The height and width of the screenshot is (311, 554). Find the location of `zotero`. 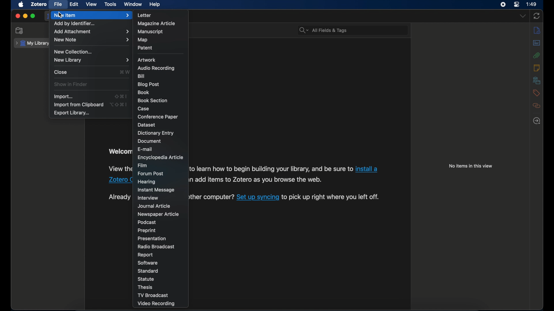

zotero is located at coordinates (38, 4).